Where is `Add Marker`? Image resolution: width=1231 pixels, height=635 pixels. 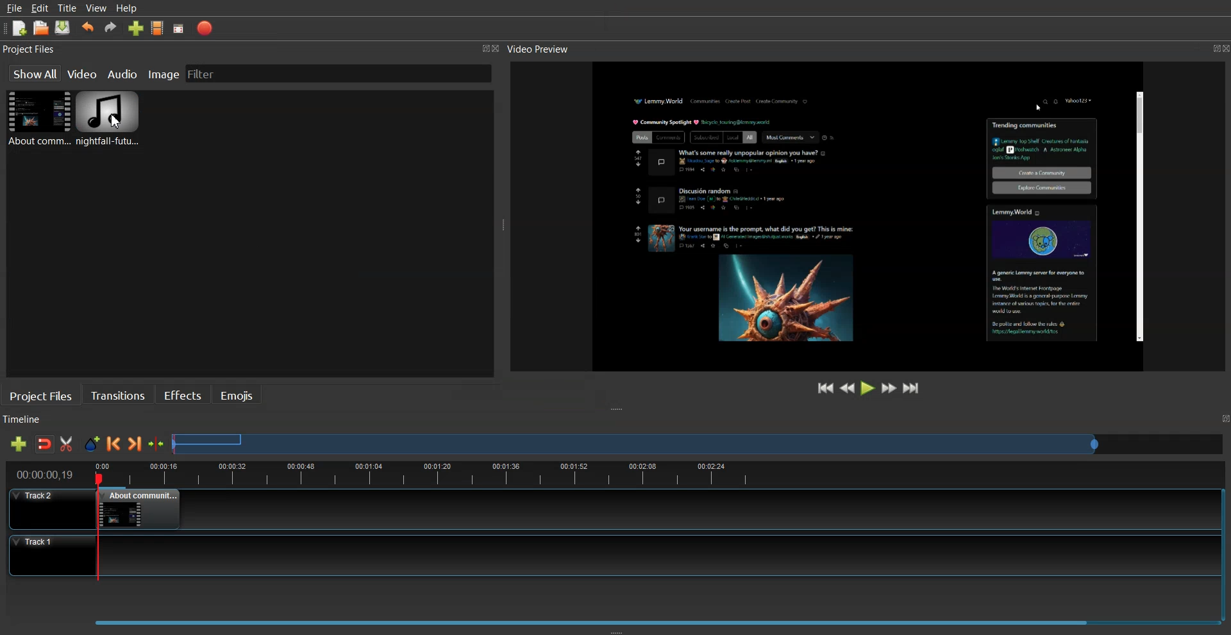 Add Marker is located at coordinates (92, 444).